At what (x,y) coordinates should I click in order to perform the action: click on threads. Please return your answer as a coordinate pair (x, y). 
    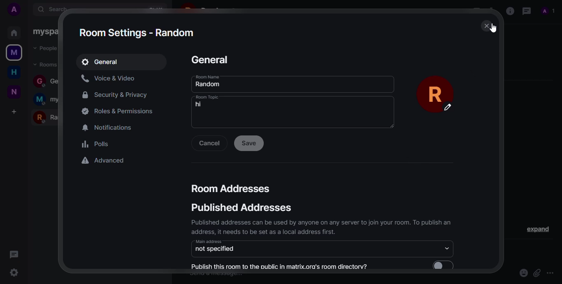
    Looking at the image, I should click on (526, 11).